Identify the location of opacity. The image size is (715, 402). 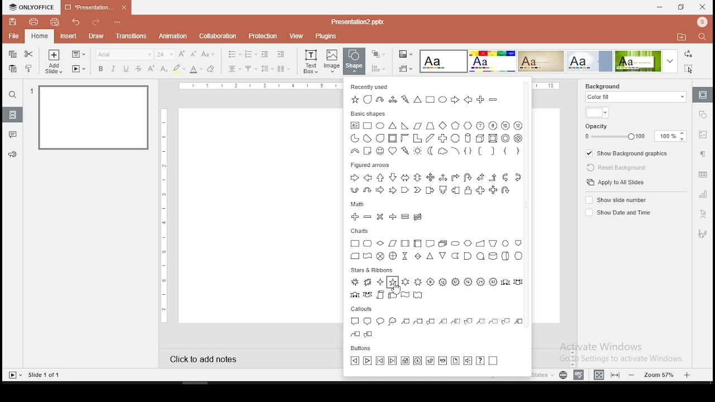
(634, 132).